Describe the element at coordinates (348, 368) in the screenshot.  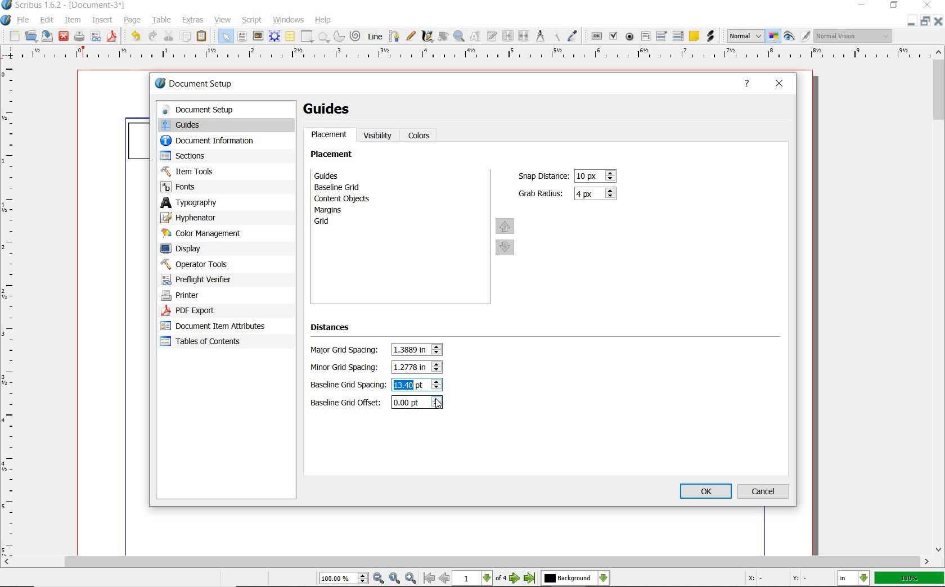
I see `Minor Grid Spacing:` at that location.